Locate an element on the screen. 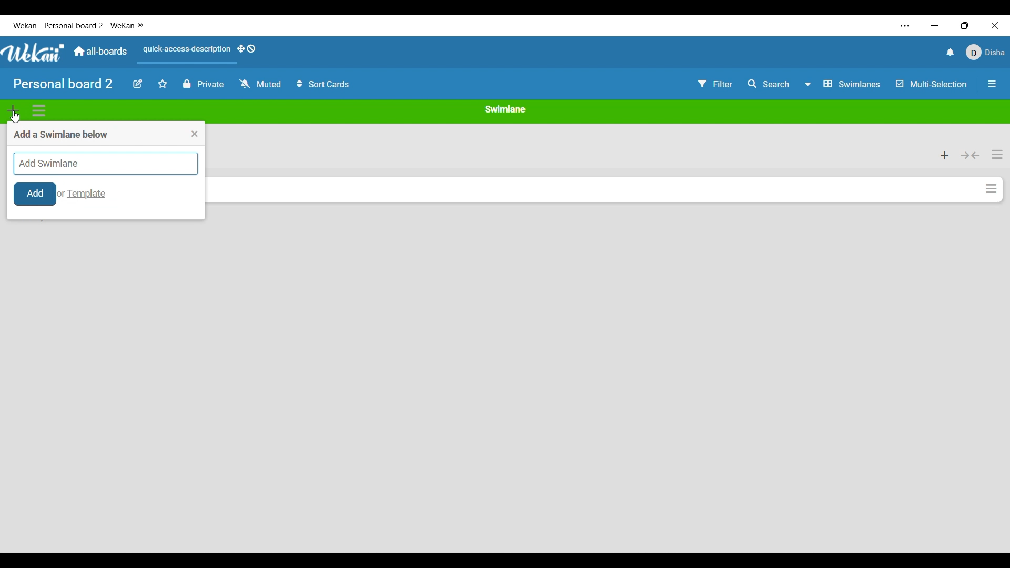 The image size is (1010, 568). Edit is located at coordinates (138, 83).